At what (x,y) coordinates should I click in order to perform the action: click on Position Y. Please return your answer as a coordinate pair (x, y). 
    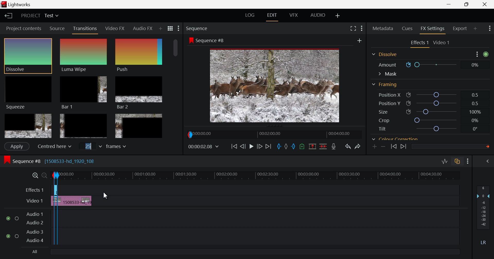
    Looking at the image, I should click on (426, 73).